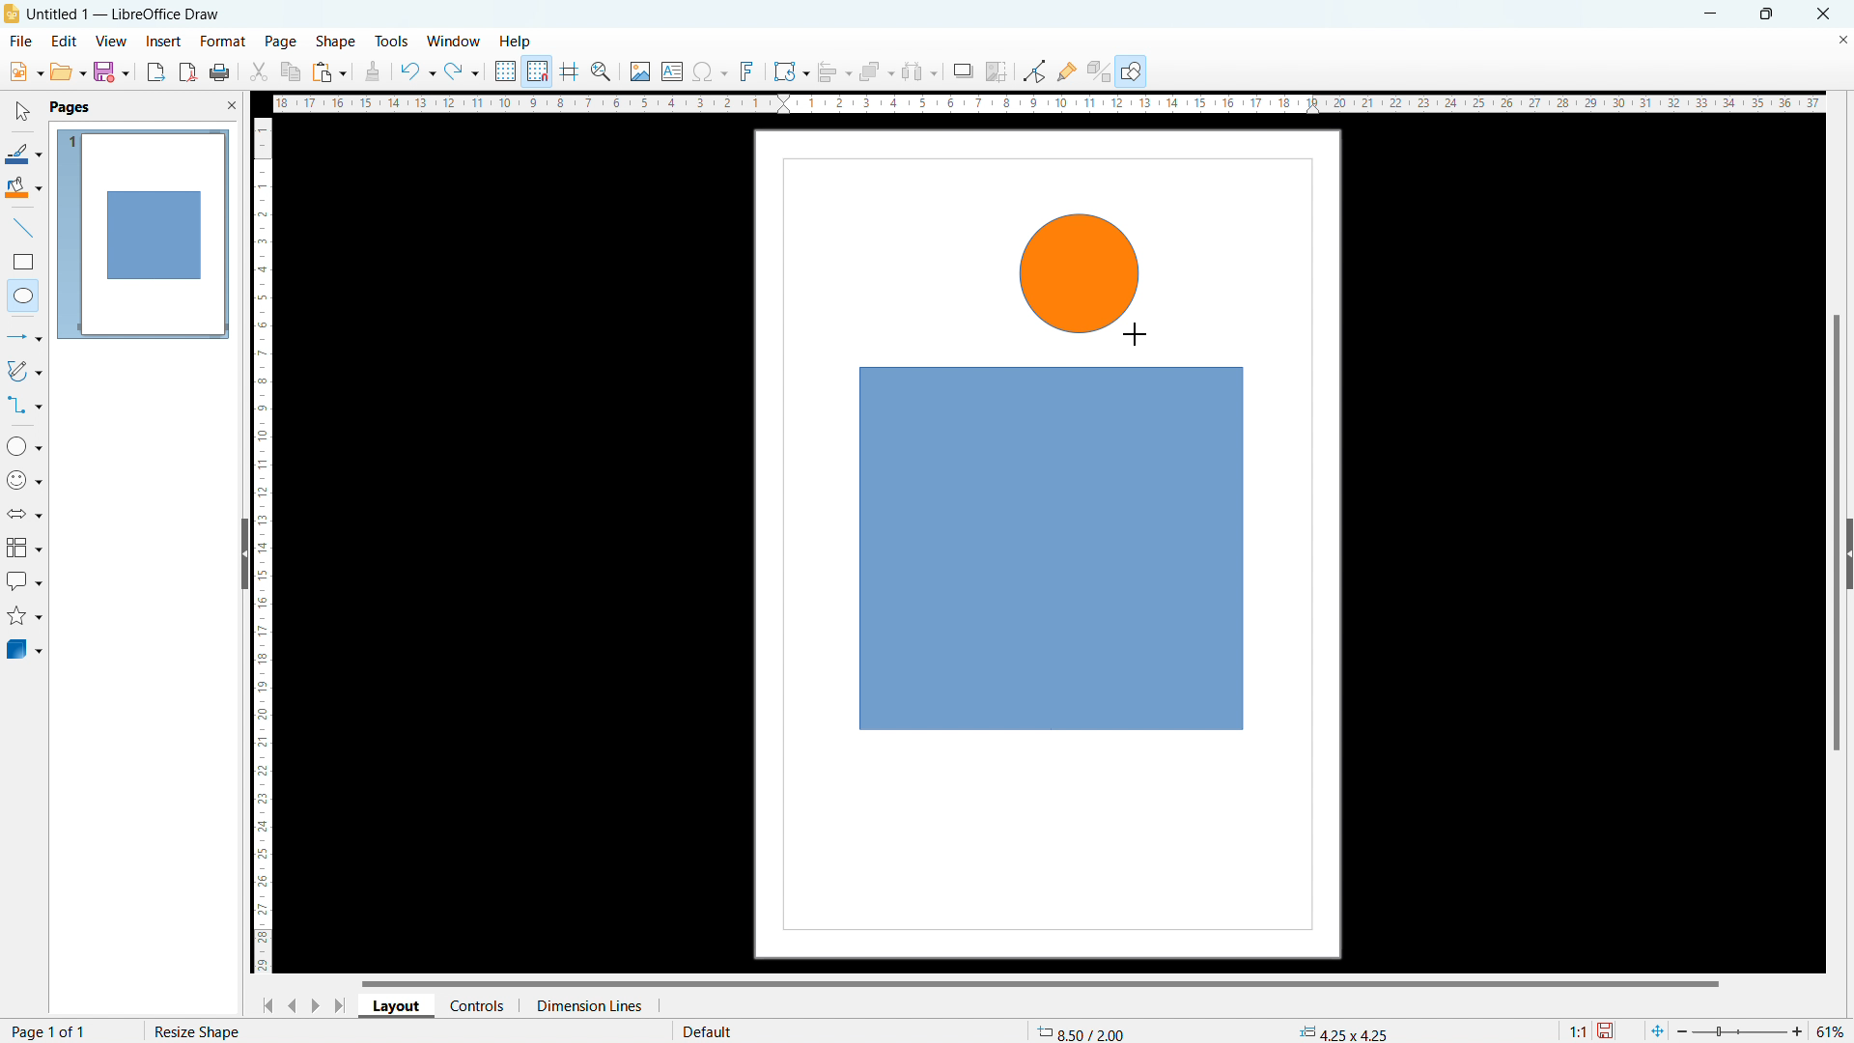  Describe the element at coordinates (455, 42) in the screenshot. I see `window` at that location.